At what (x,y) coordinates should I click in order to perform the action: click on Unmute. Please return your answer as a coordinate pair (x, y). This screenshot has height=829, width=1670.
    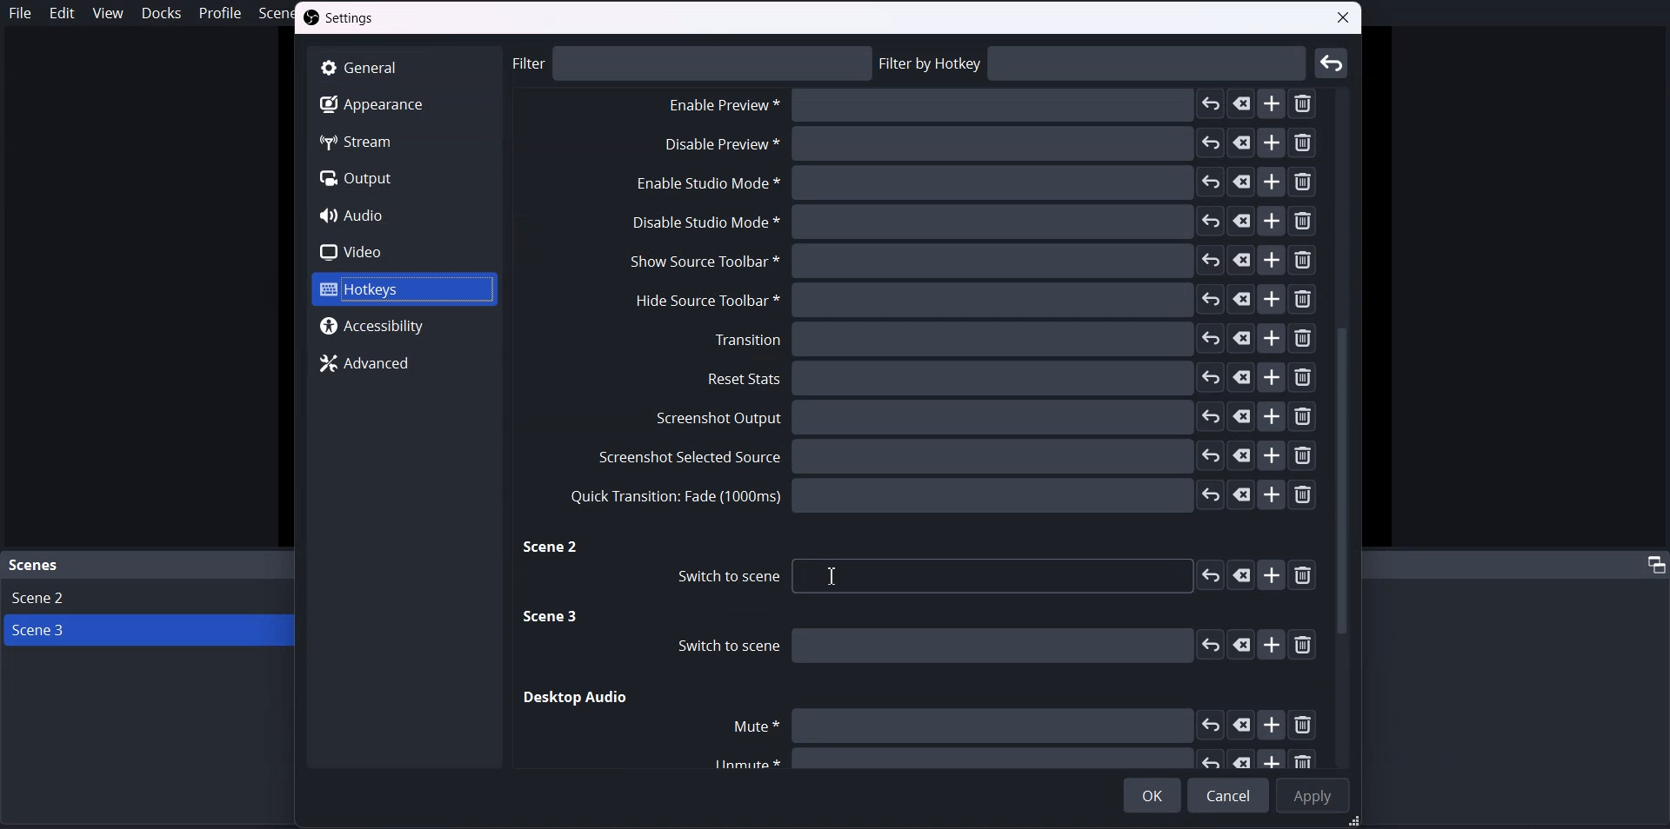
    Looking at the image, I should click on (1005, 759).